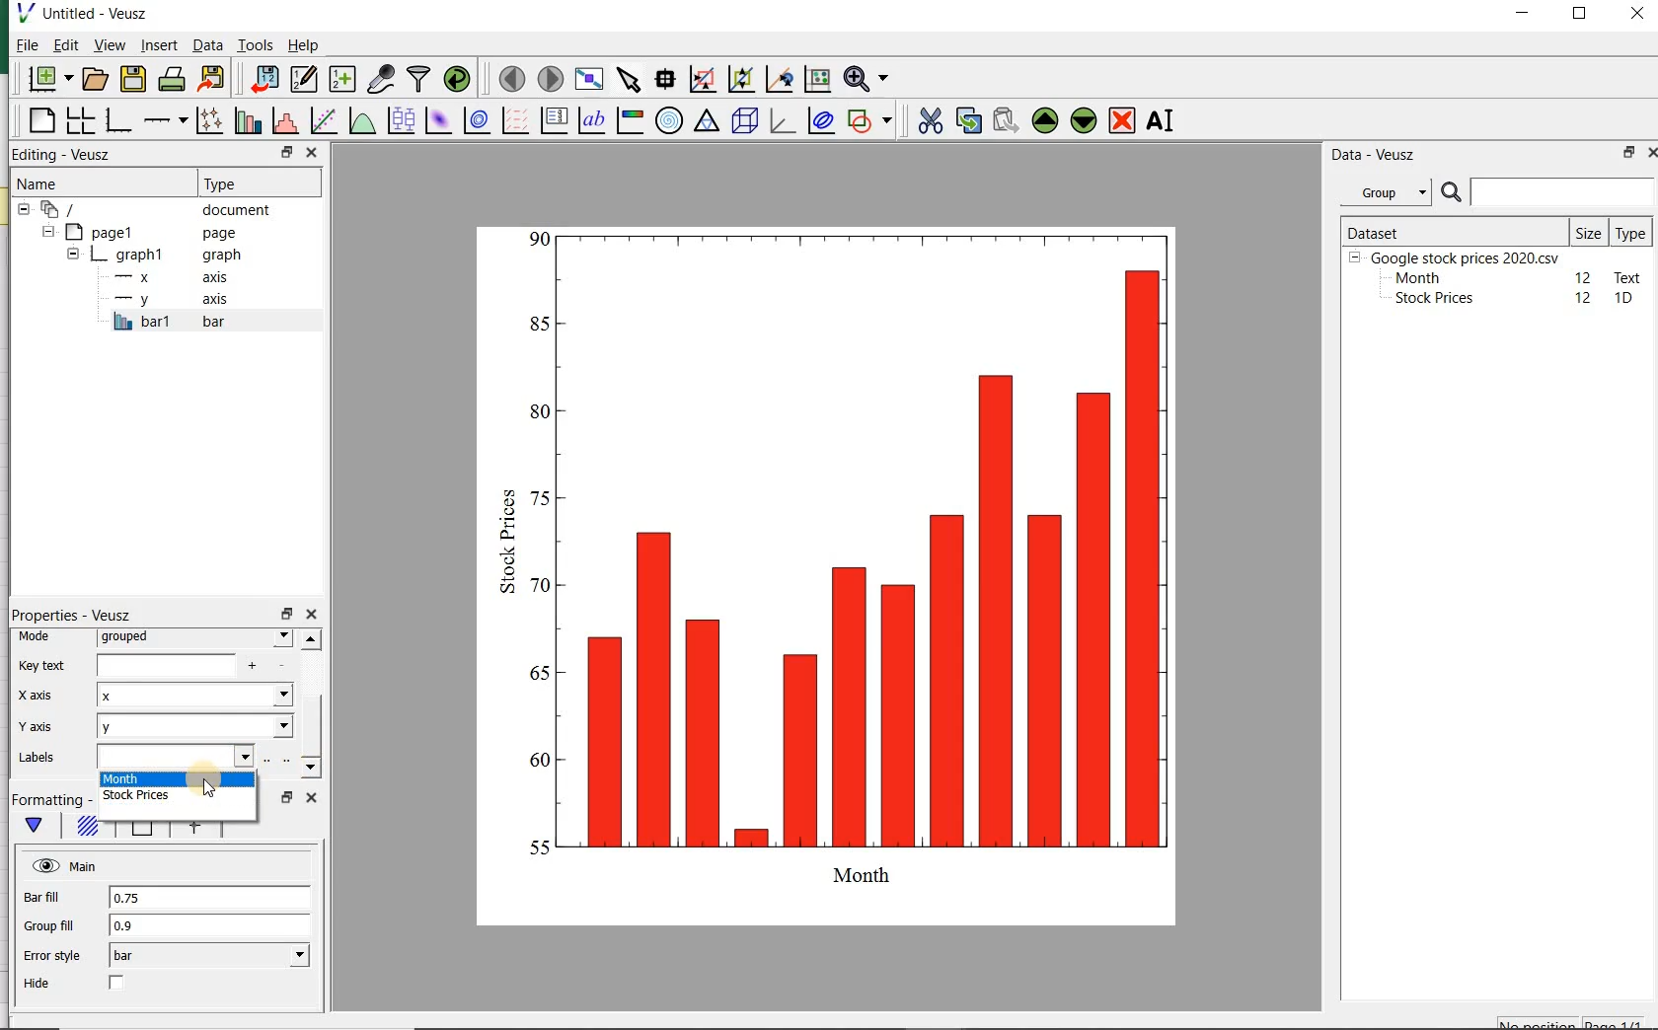 The image size is (1658, 1030). What do you see at coordinates (360, 122) in the screenshot?
I see `plot a function` at bounding box center [360, 122].